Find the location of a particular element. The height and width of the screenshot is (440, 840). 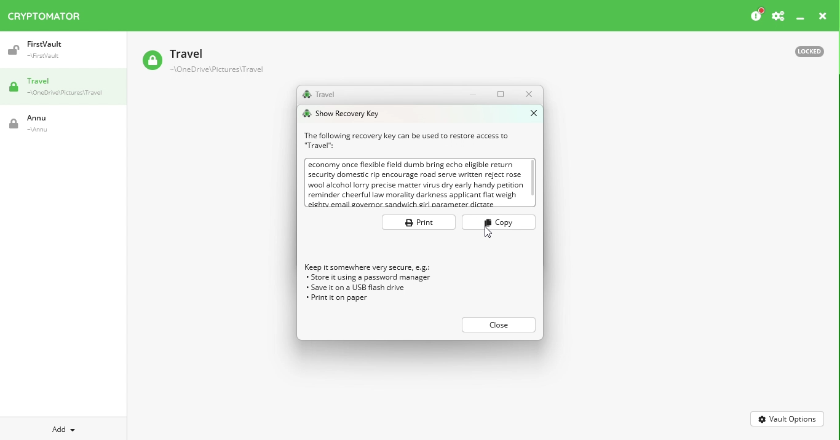

Cursor is located at coordinates (489, 234).